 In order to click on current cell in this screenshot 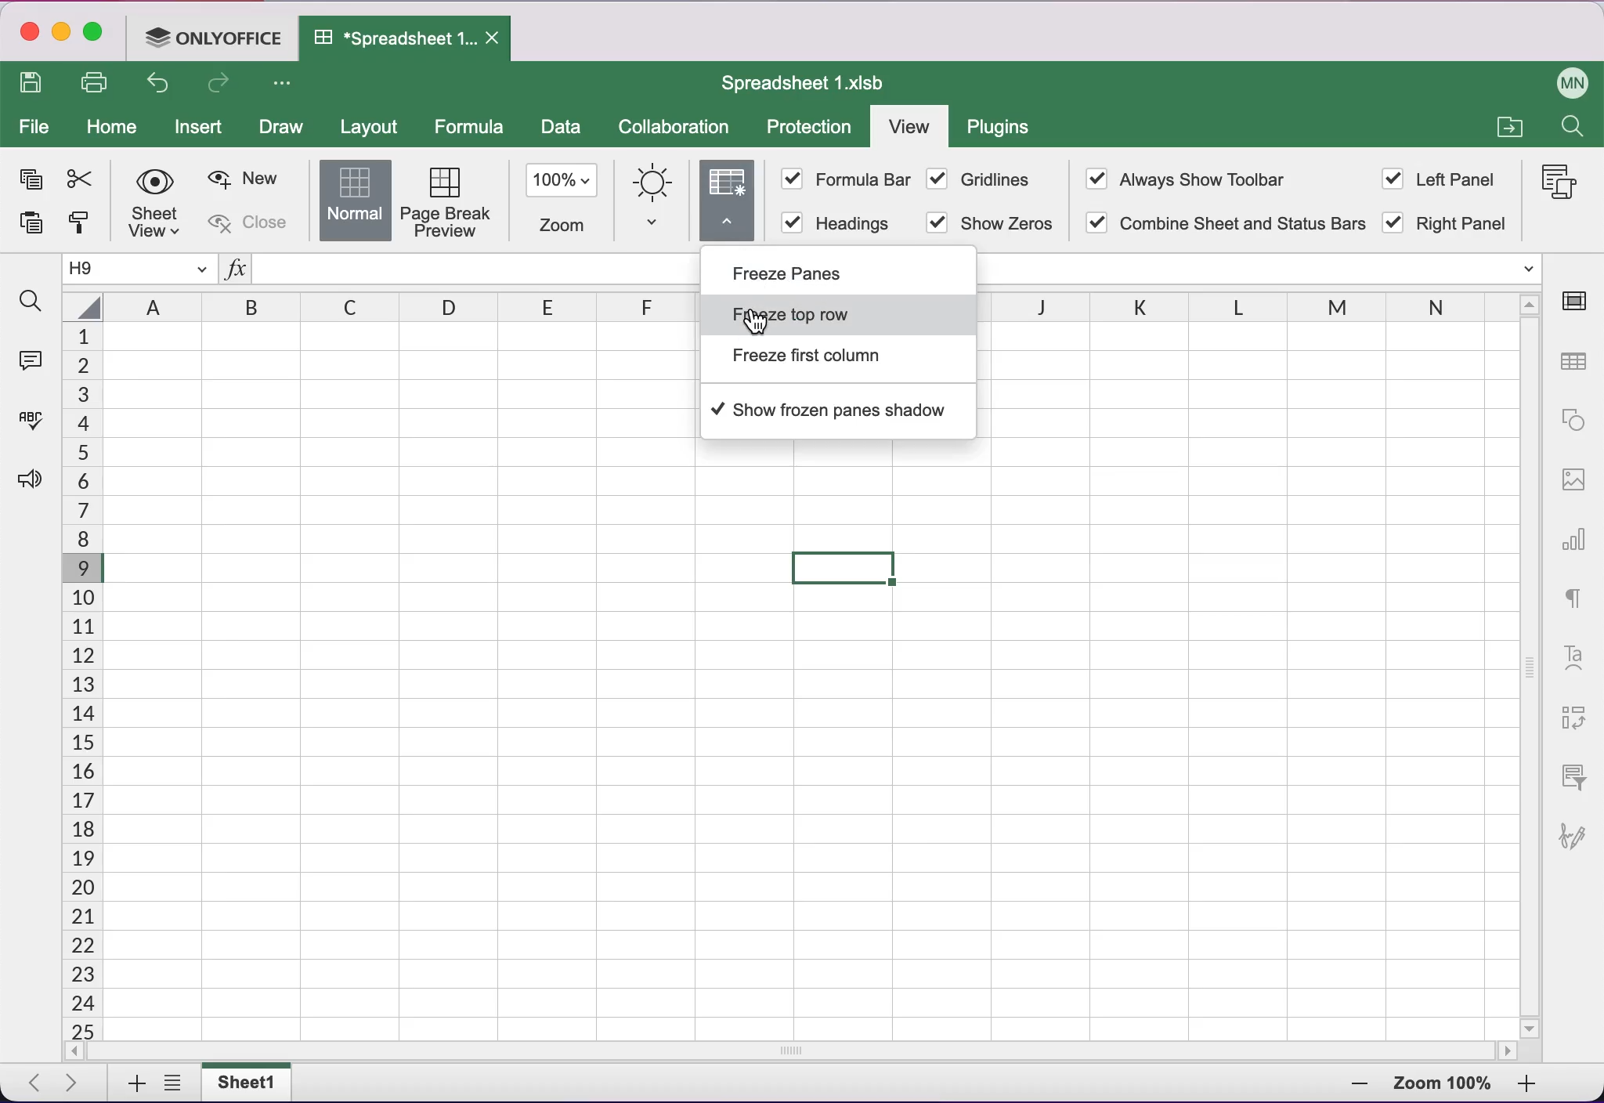, I will do `click(143, 268)`.